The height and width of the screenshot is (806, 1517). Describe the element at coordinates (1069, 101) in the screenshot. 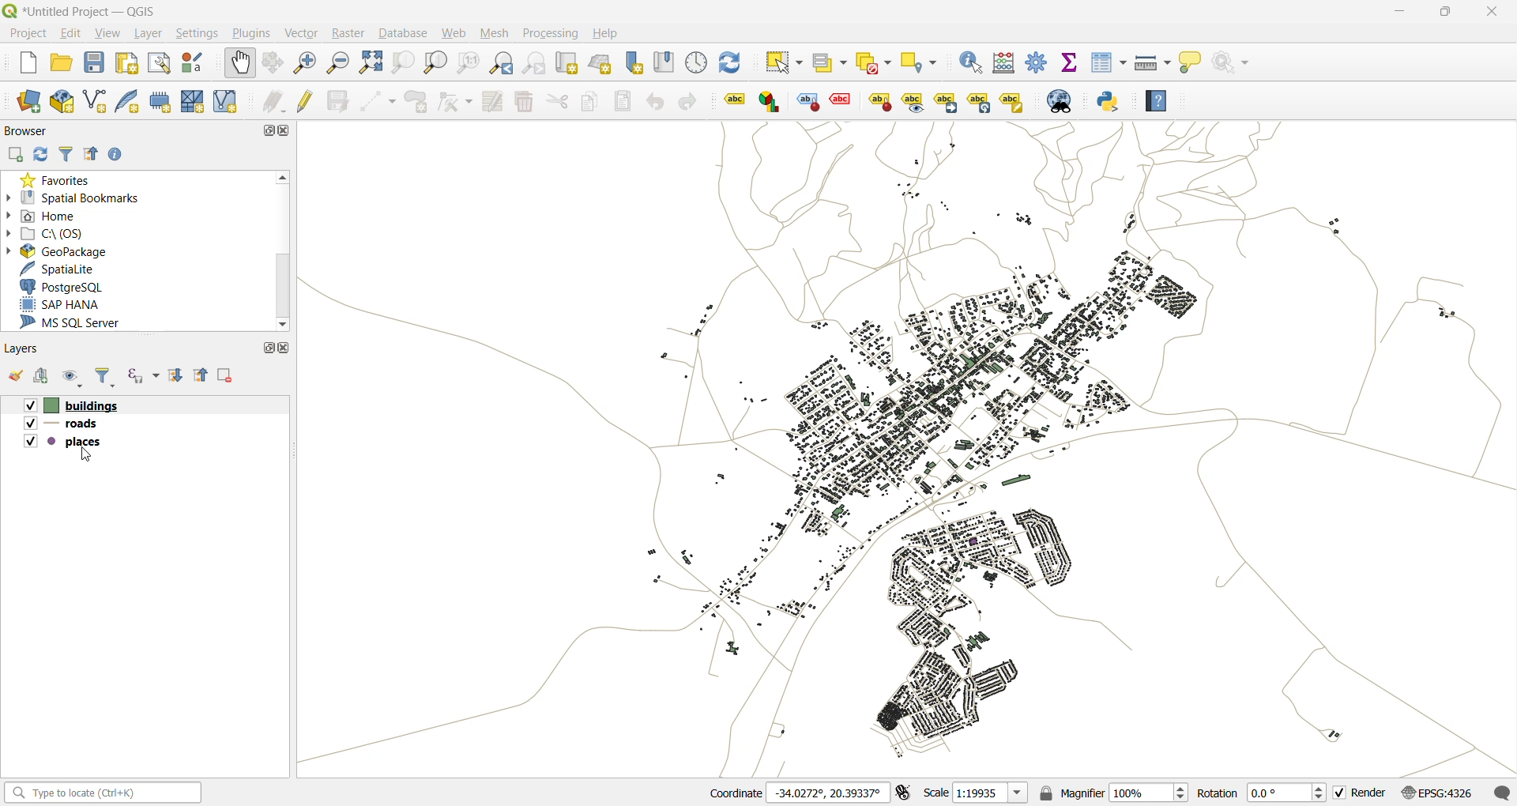

I see `metasearch` at that location.